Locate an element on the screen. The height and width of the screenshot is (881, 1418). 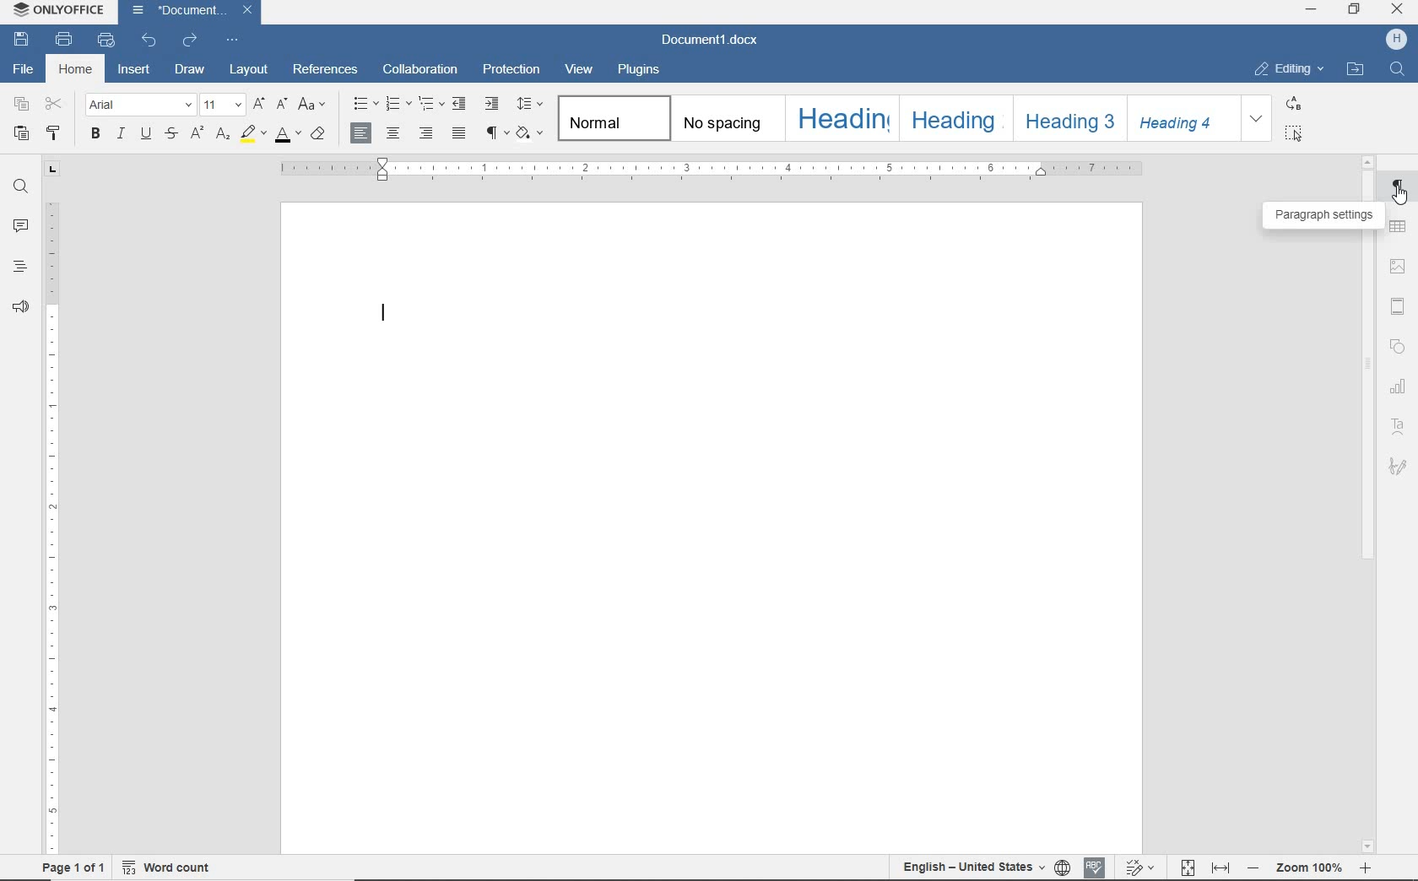
strikethrough is located at coordinates (170, 135).